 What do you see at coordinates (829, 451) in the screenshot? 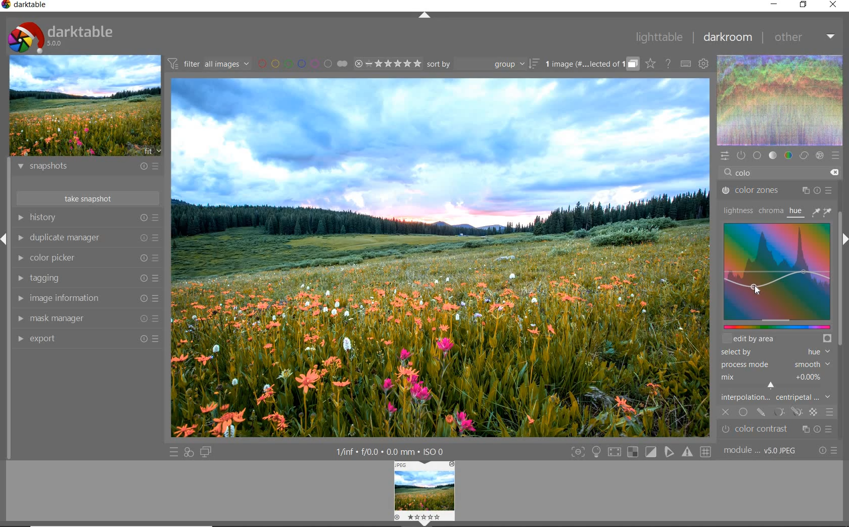
I see `reset or presets and preferences` at bounding box center [829, 451].